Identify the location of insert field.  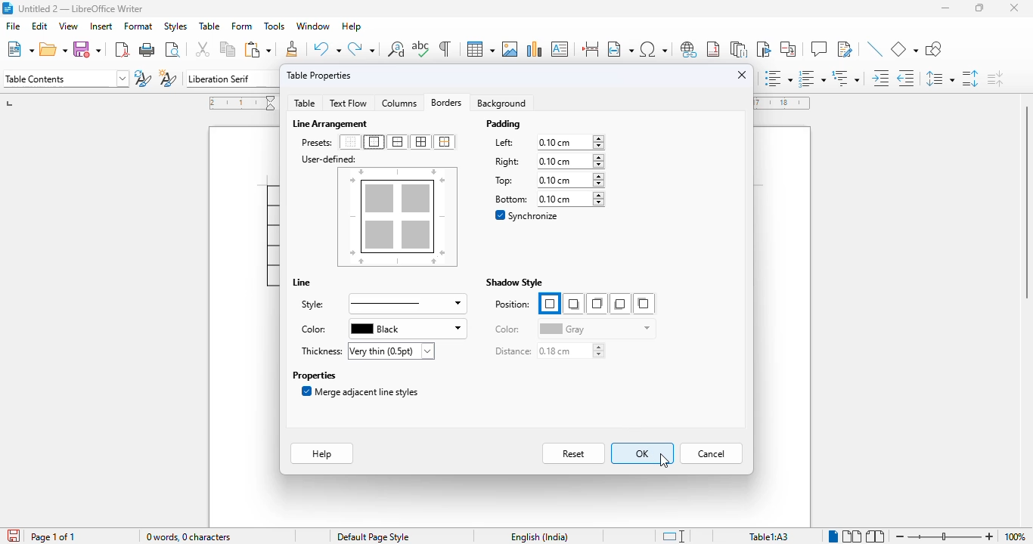
(620, 48).